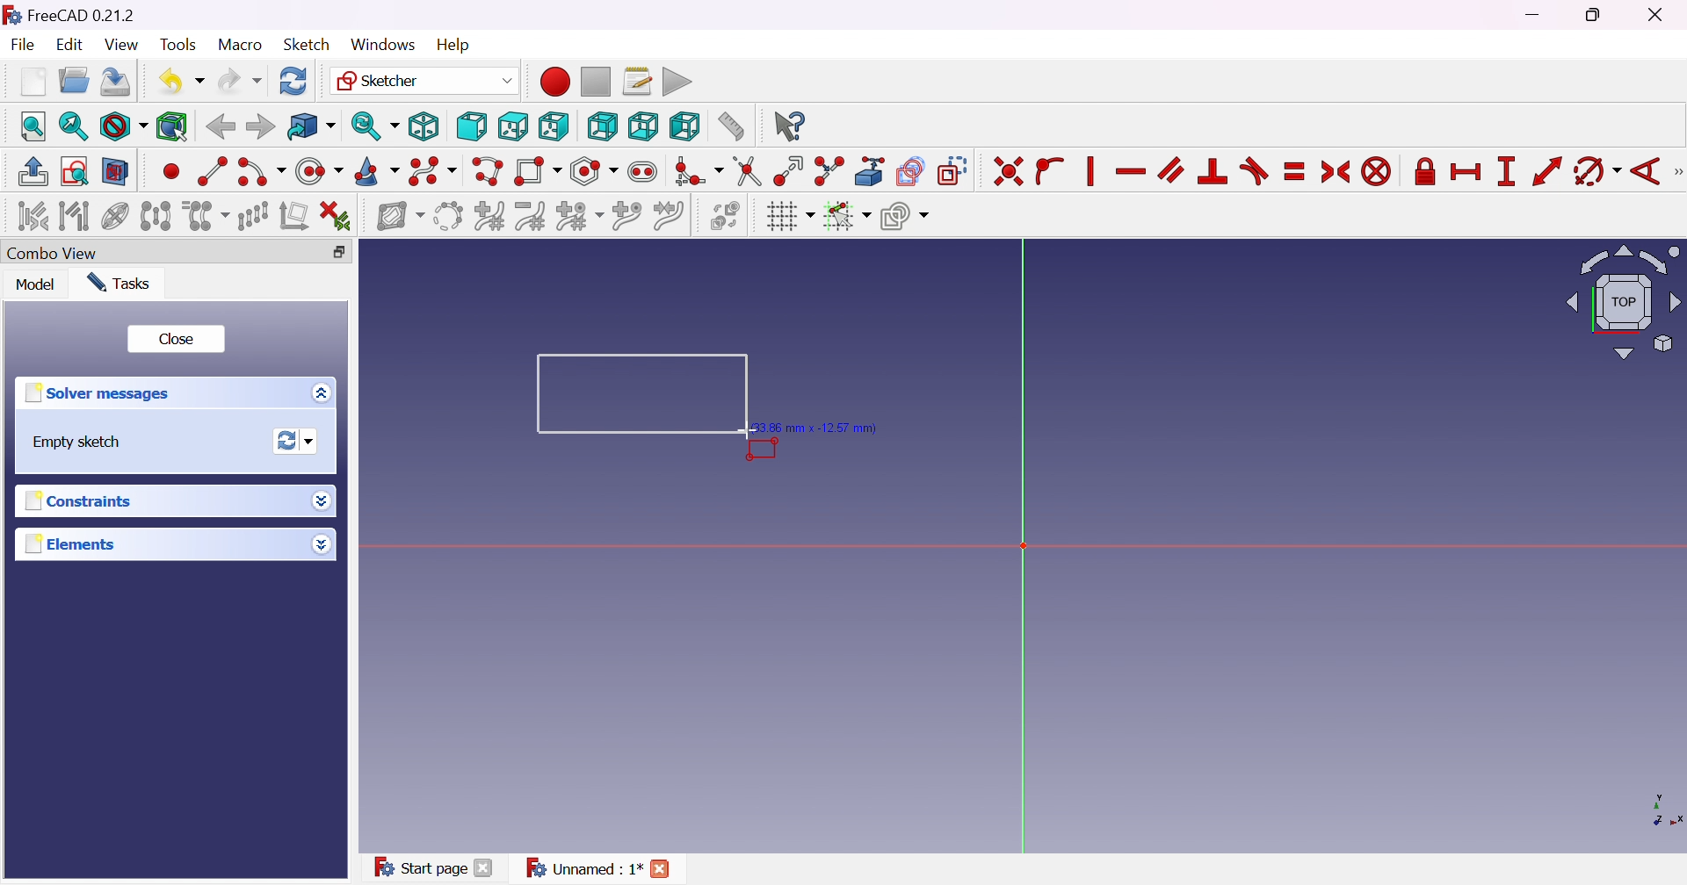 This screenshot has width=1687, height=885. I want to click on Bounding box, so click(173, 128).